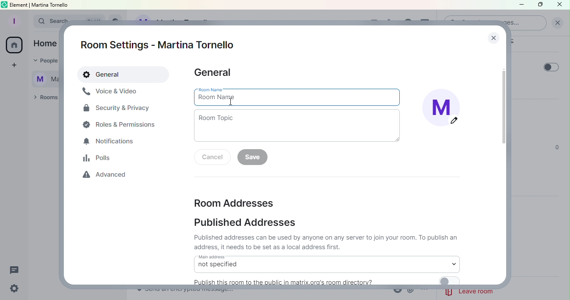  What do you see at coordinates (214, 158) in the screenshot?
I see `Cancel` at bounding box center [214, 158].